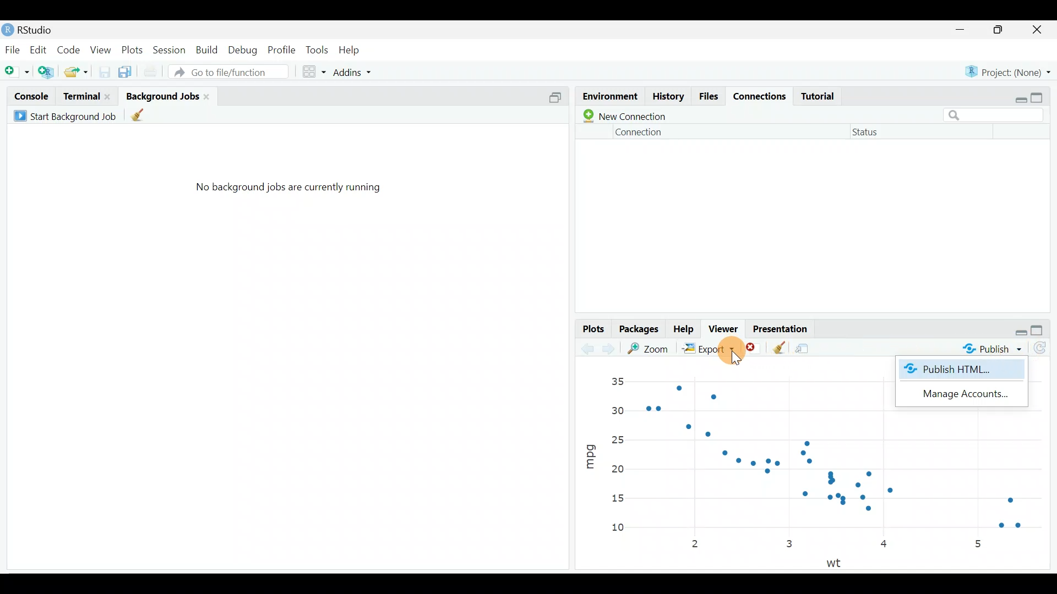 This screenshot has height=594, width=1057. I want to click on Cursor, so click(726, 351).